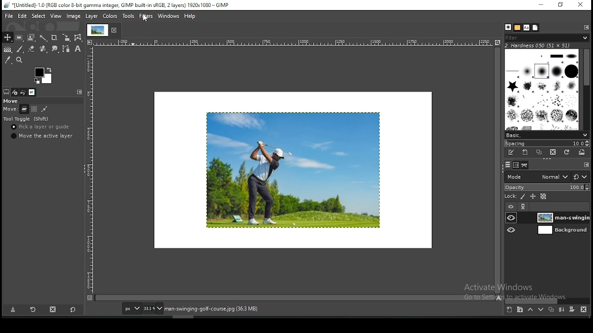 The height and width of the screenshot is (333, 593). I want to click on windows, so click(169, 16).